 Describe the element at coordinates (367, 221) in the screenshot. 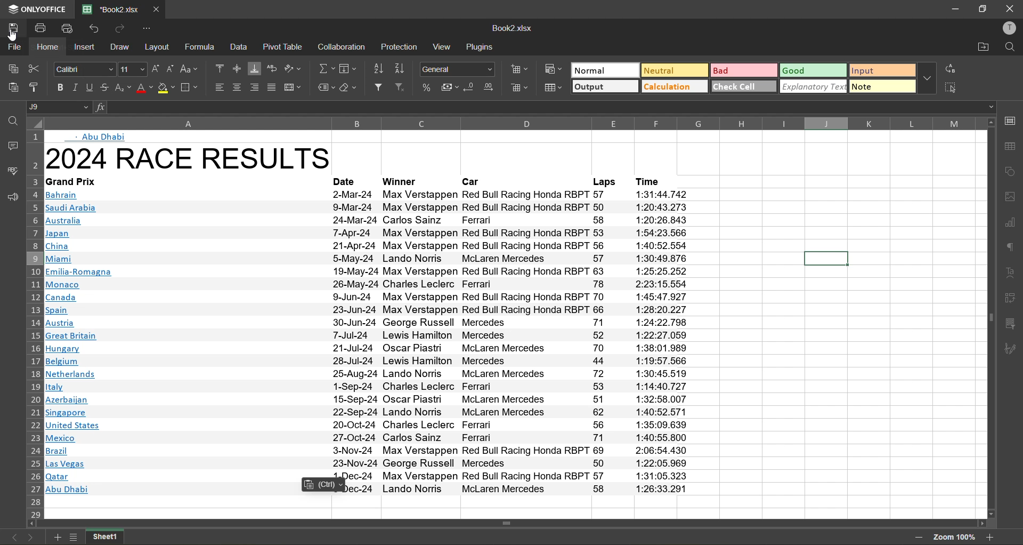

I see `text info` at that location.